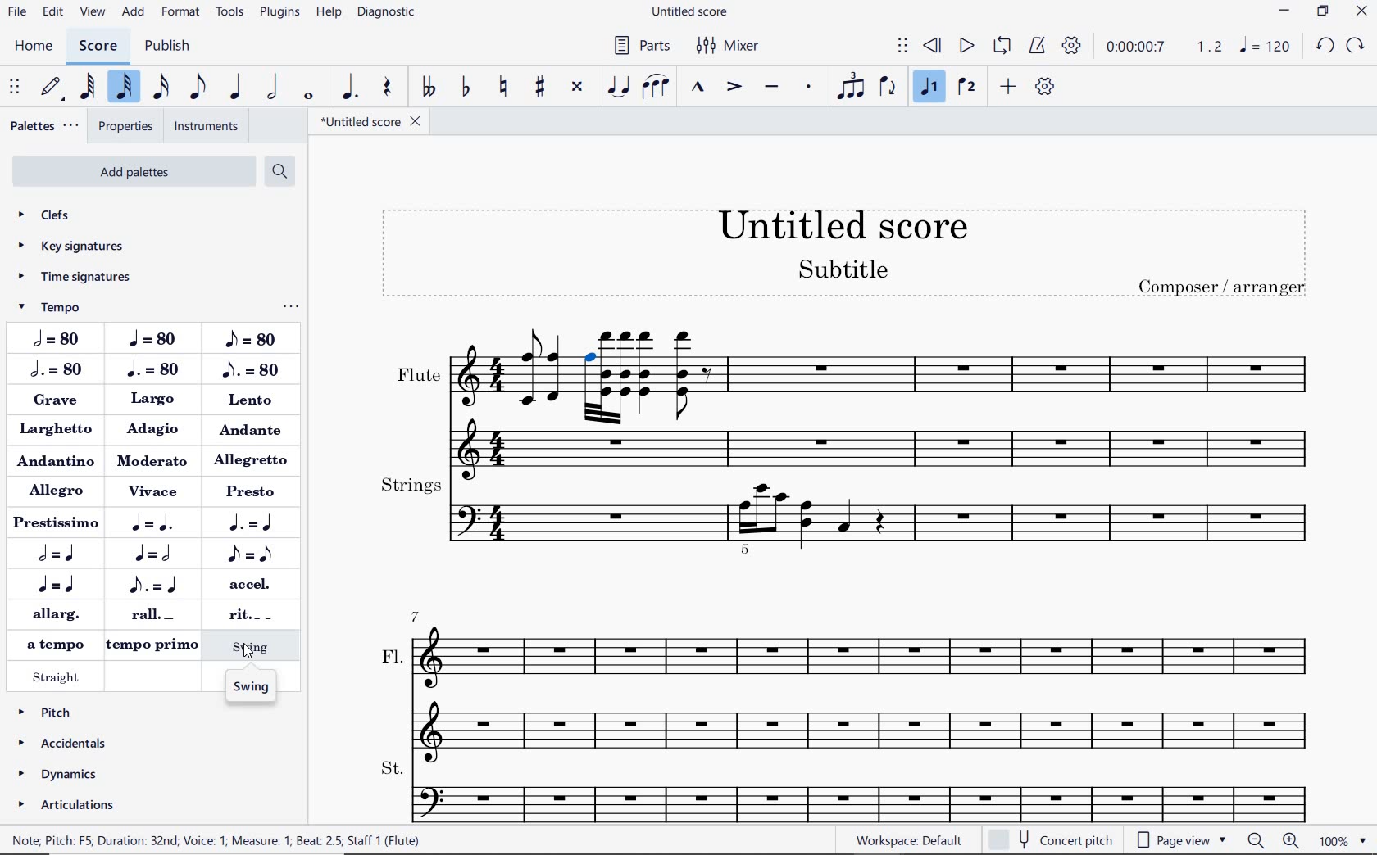 Image resolution: width=1377 pixels, height=855 pixels. What do you see at coordinates (373, 124) in the screenshot?
I see `file name` at bounding box center [373, 124].